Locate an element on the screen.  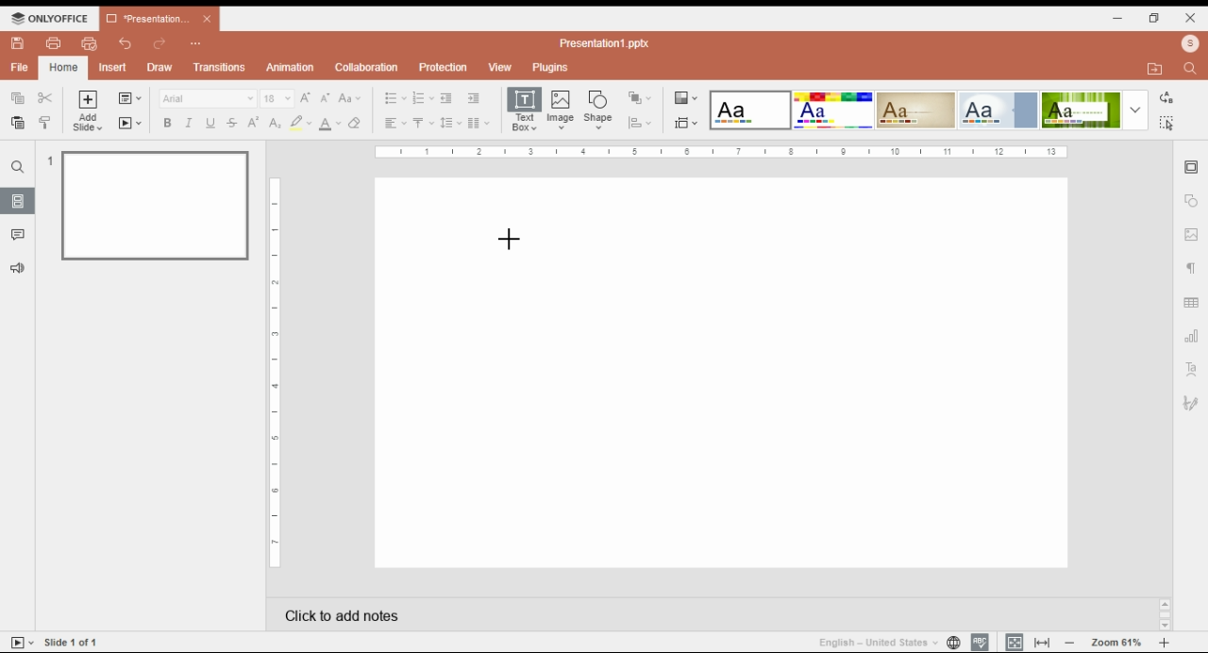
decrease indent is located at coordinates (446, 98).